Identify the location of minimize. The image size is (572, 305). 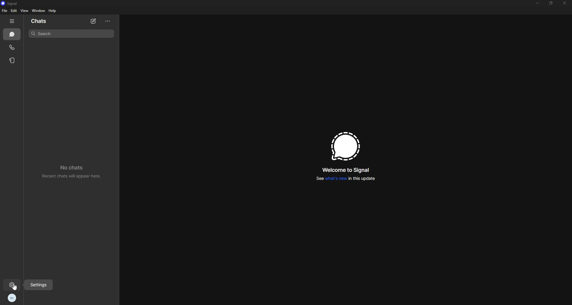
(538, 3).